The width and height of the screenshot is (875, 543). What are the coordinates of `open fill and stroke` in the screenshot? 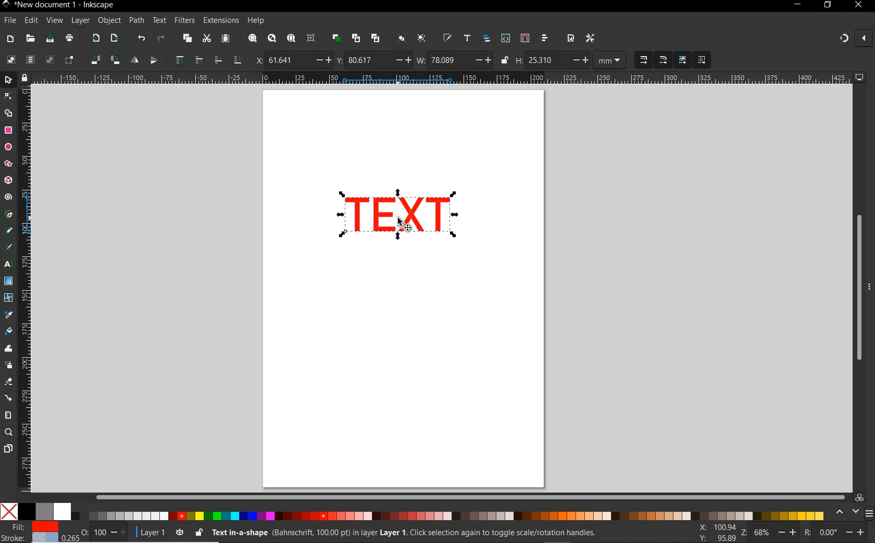 It's located at (448, 38).